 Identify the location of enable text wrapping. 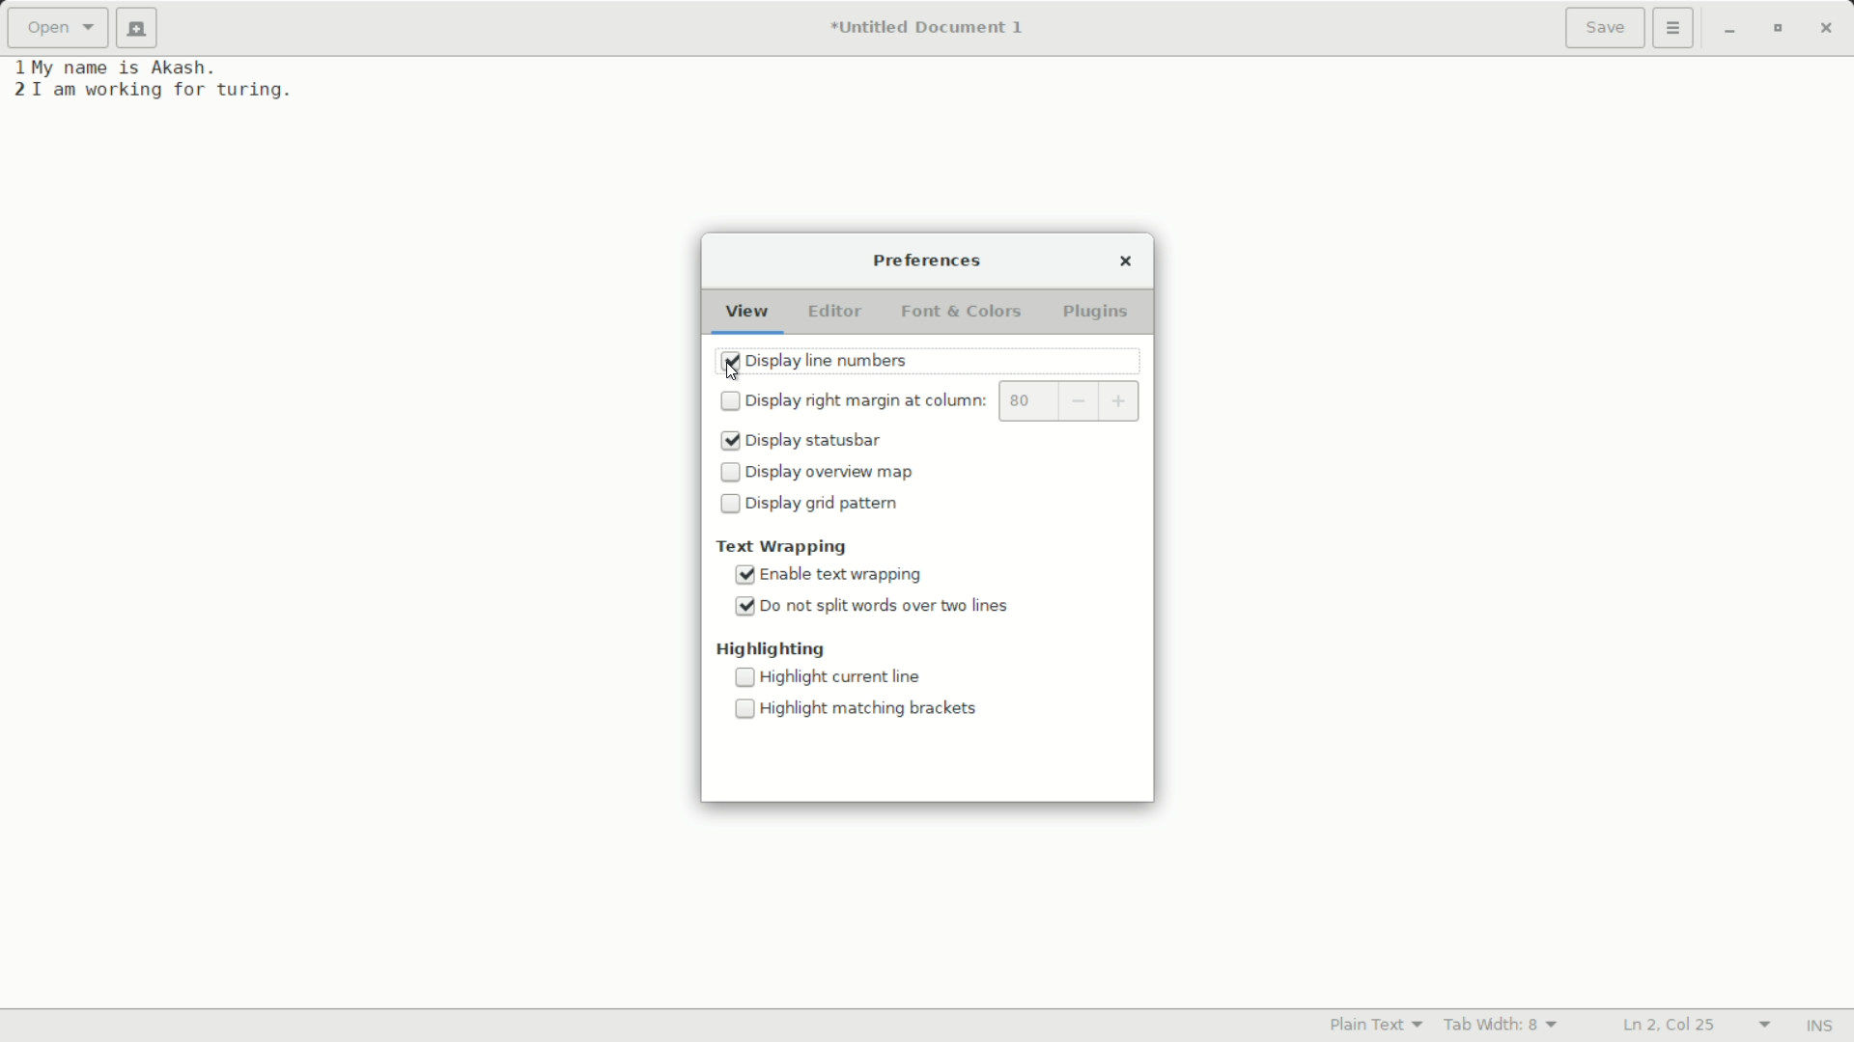
(849, 575).